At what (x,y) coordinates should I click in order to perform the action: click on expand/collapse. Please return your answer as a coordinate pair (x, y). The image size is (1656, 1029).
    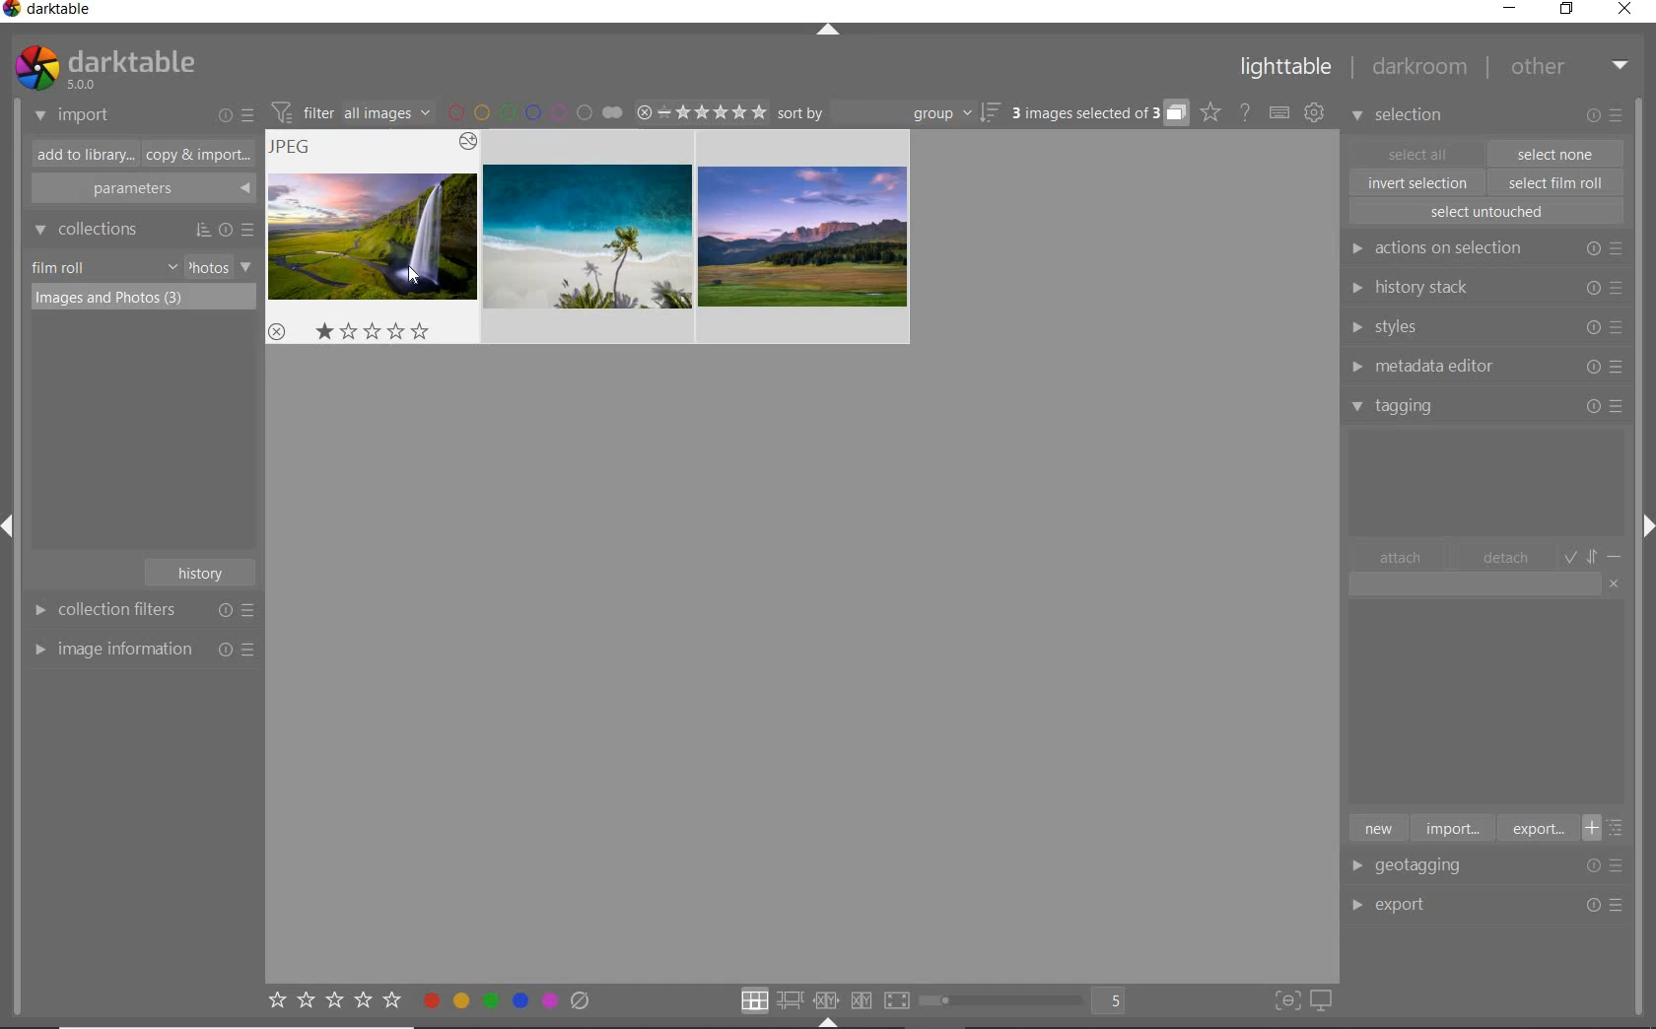
    Looking at the image, I should click on (829, 33).